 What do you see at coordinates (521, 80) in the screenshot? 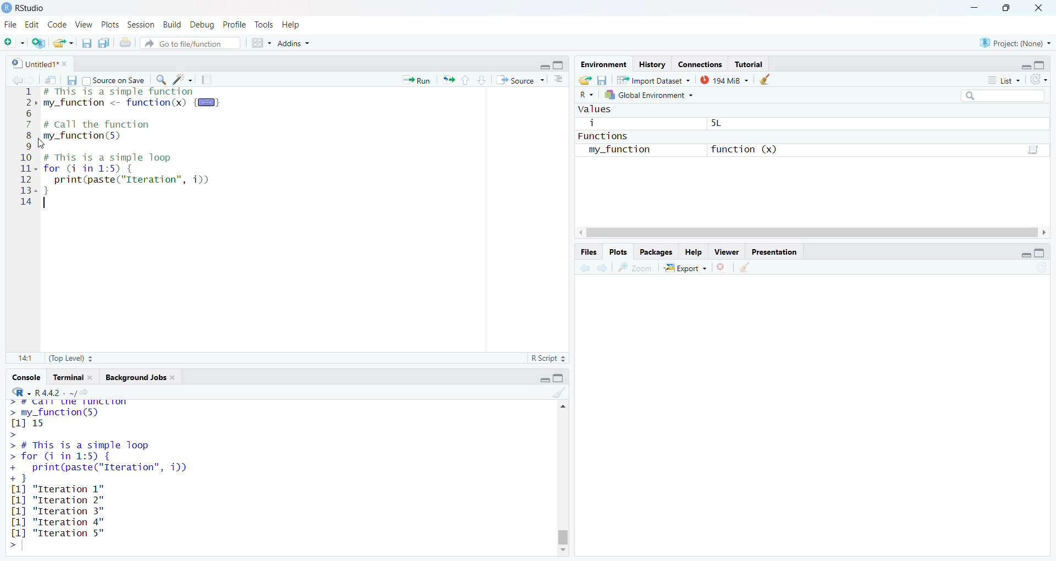
I see `source the contents of the document` at bounding box center [521, 80].